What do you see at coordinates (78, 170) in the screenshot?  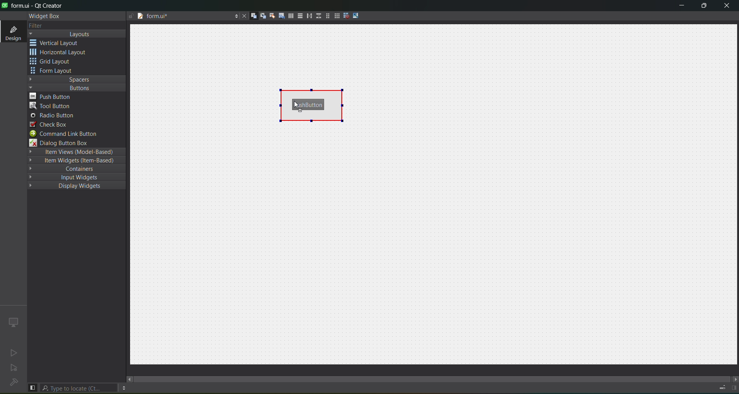 I see `containers` at bounding box center [78, 170].